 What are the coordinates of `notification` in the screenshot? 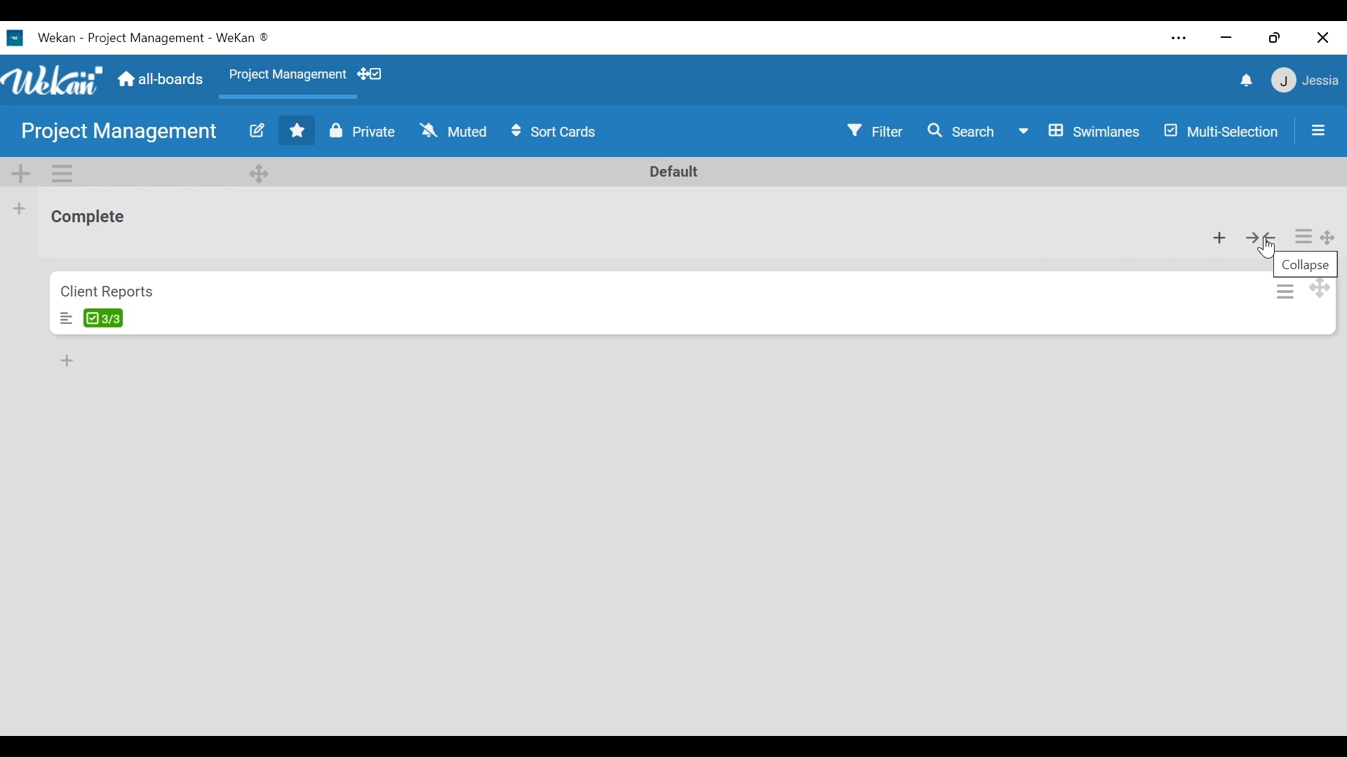 It's located at (1244, 81).